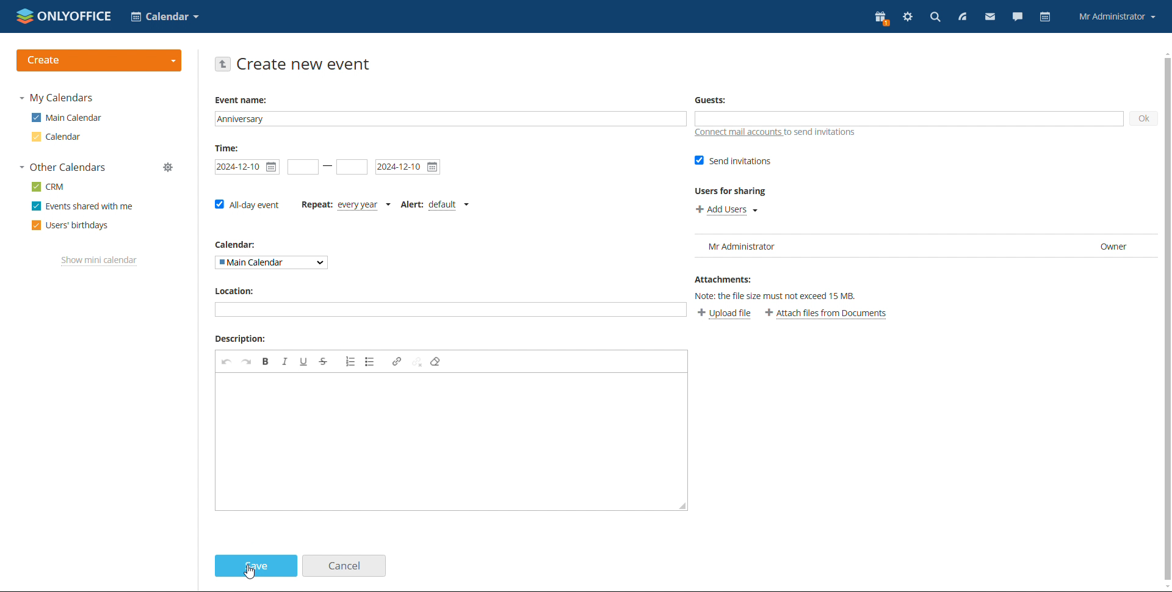 This screenshot has height=592, width=1172. I want to click on resize box, so click(682, 505).